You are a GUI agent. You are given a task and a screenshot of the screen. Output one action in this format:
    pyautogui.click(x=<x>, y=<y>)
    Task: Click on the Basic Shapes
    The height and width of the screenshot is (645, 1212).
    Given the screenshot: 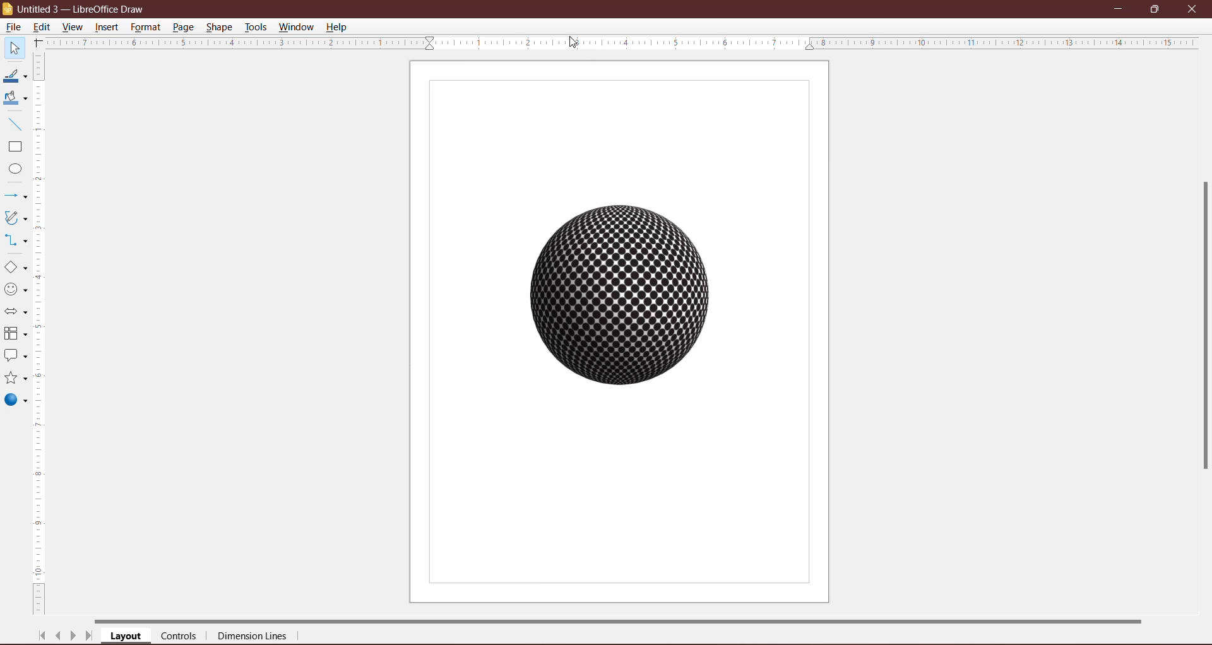 What is the action you would take?
    pyautogui.click(x=15, y=268)
    